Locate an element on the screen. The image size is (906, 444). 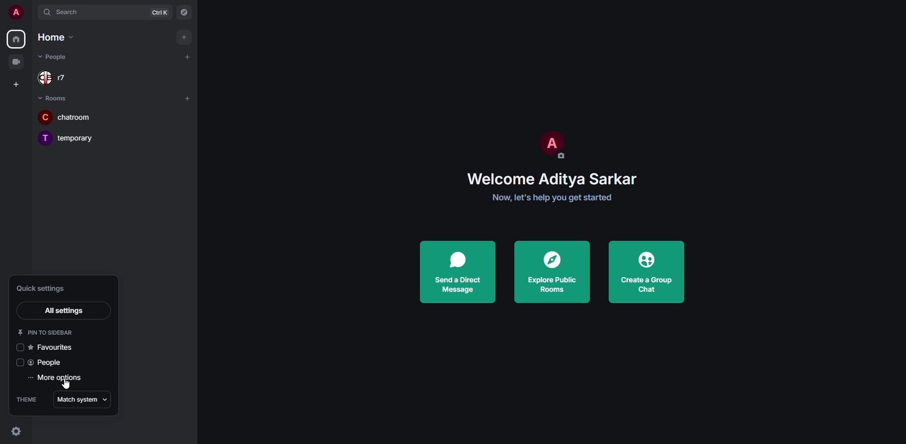
search is located at coordinates (70, 12).